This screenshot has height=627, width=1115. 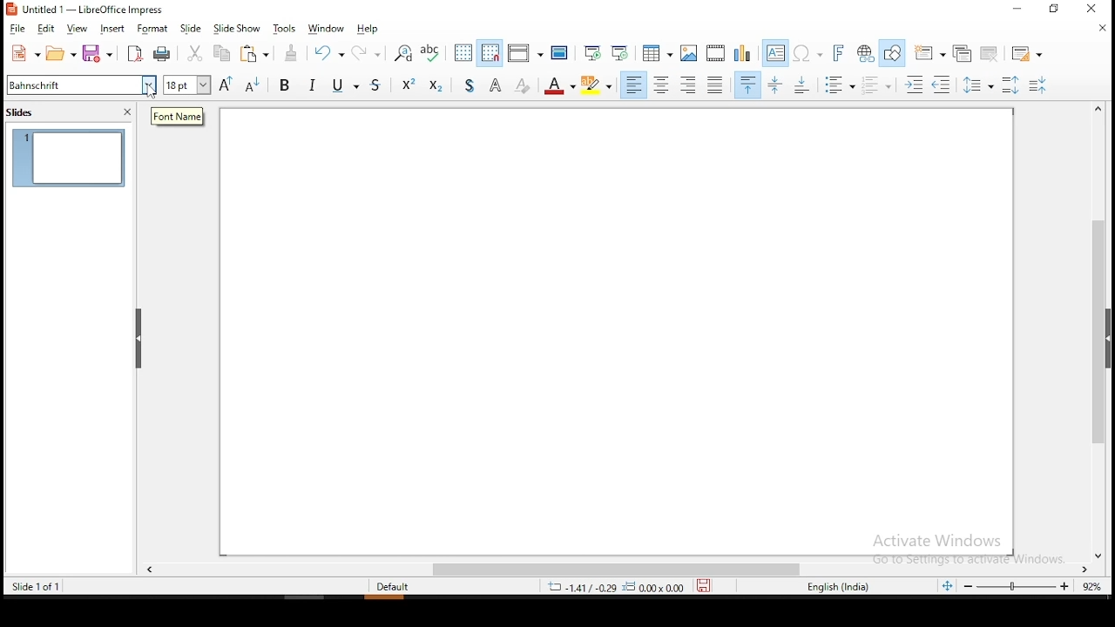 What do you see at coordinates (662, 85) in the screenshot?
I see `align center` at bounding box center [662, 85].